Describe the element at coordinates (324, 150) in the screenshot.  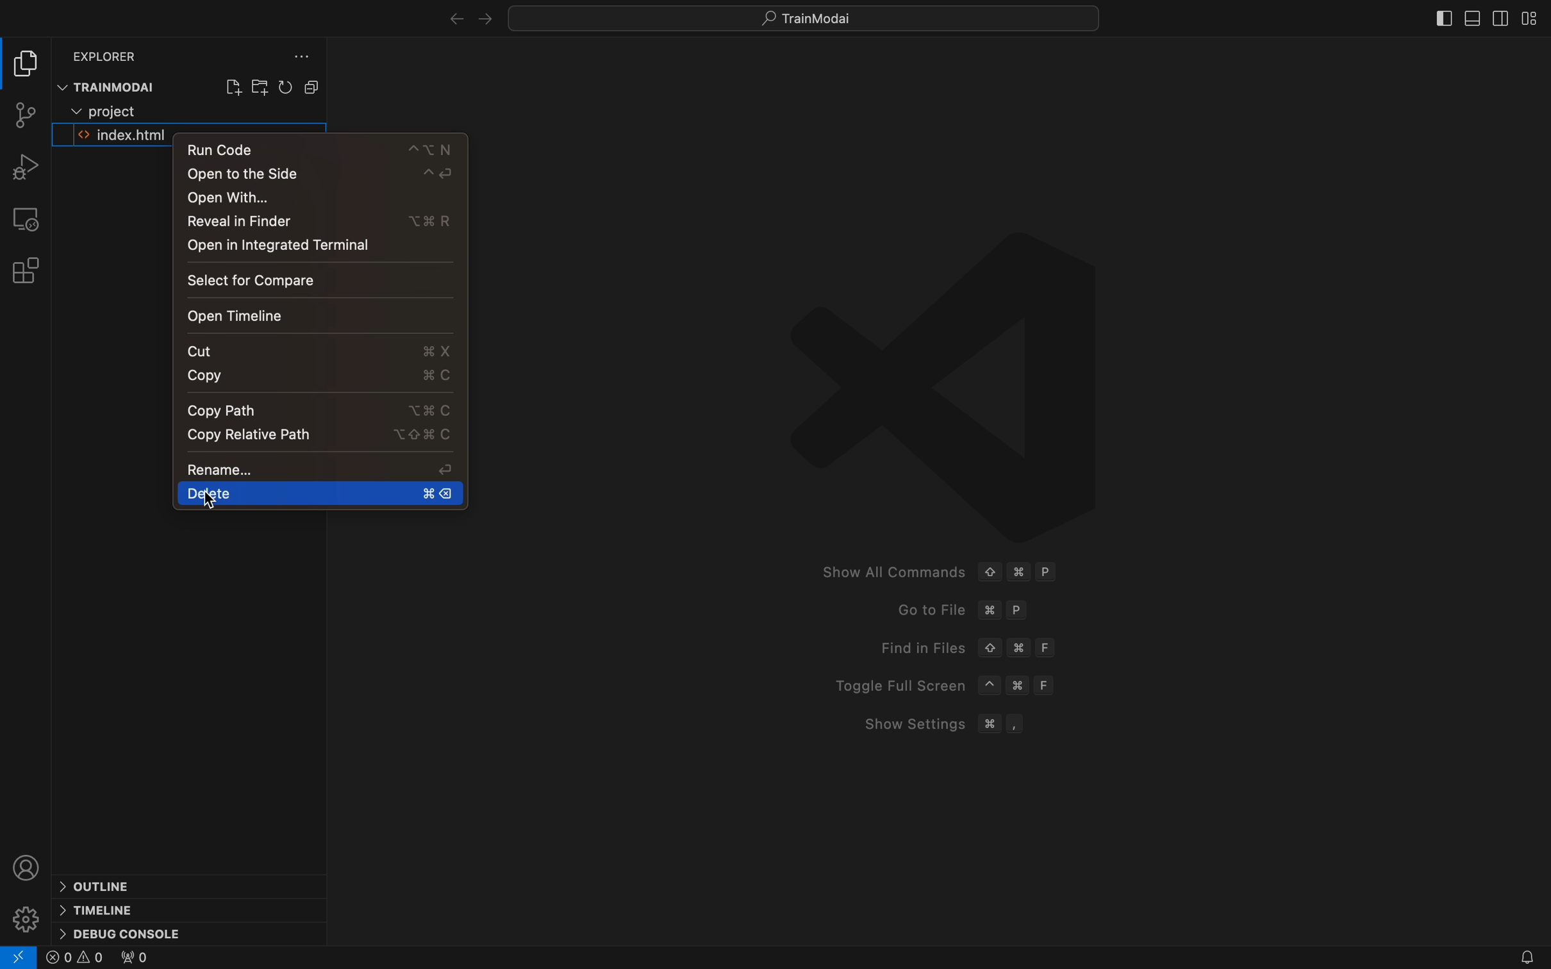
I see `run code` at that location.